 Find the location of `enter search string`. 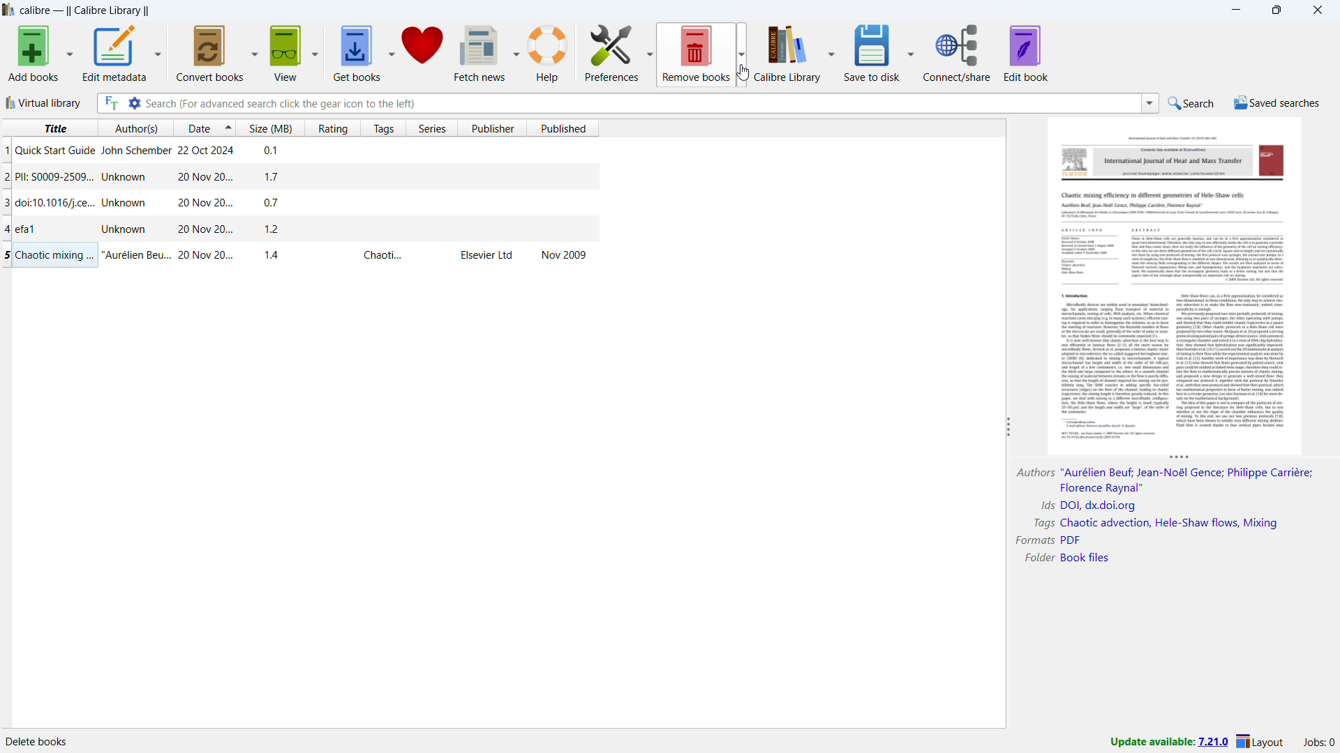

enter search string is located at coordinates (642, 103).